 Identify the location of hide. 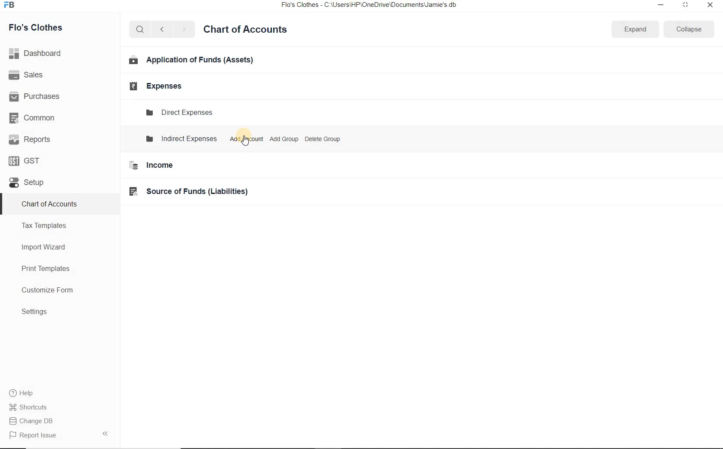
(105, 434).